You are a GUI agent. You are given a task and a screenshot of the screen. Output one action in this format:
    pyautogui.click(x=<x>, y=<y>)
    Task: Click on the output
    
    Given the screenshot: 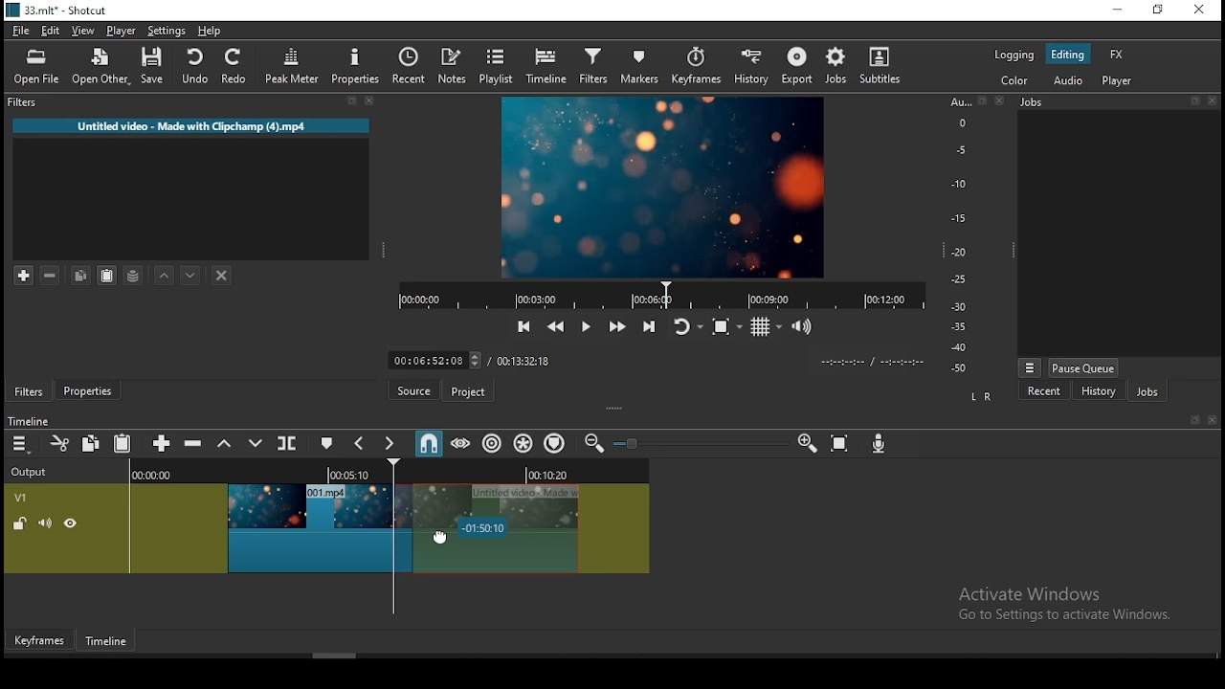 What is the action you would take?
    pyautogui.click(x=32, y=474)
    